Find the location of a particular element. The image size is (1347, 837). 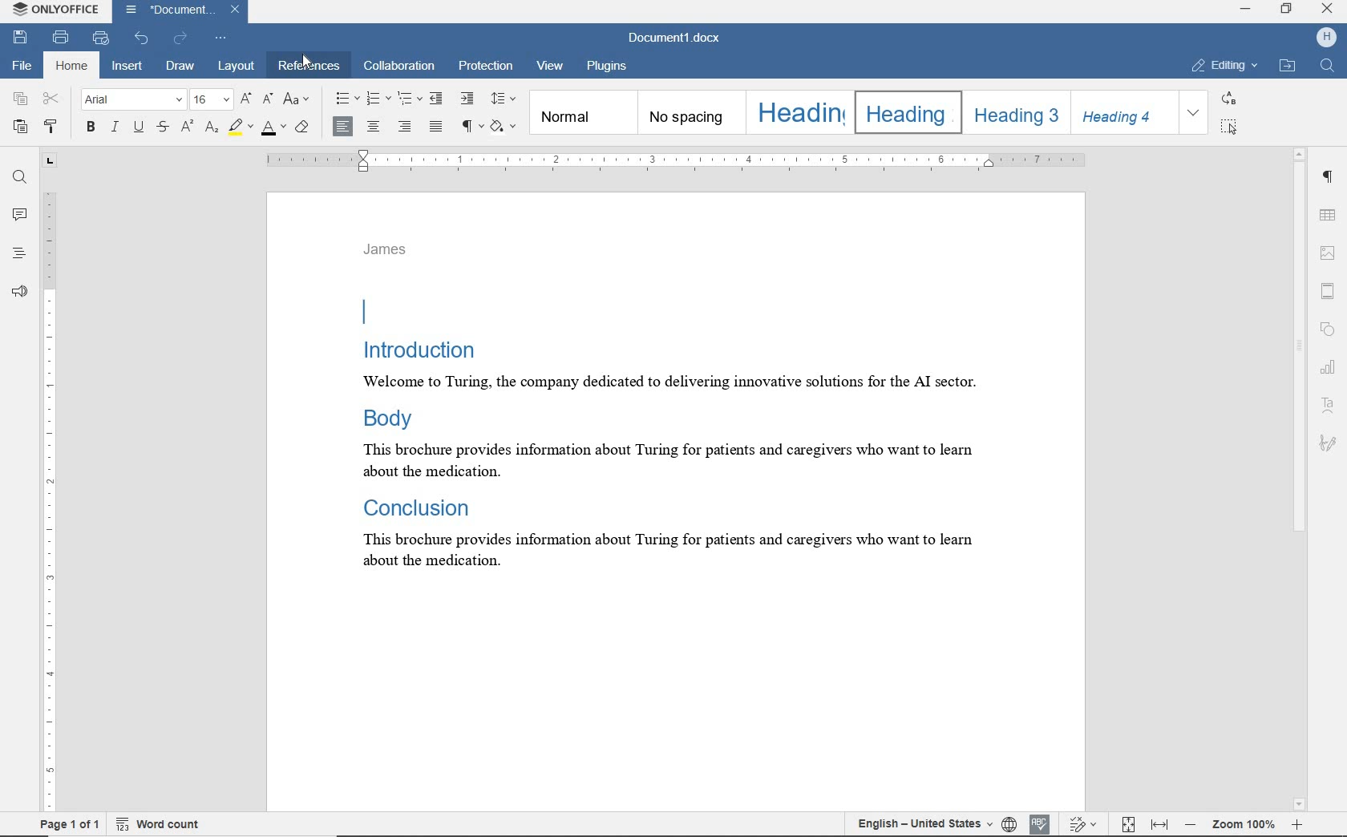

heading 4 is located at coordinates (1122, 113).